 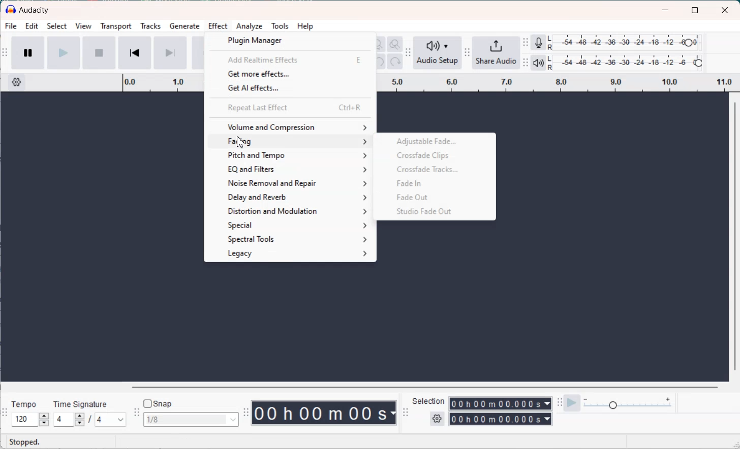 What do you see at coordinates (170, 53) in the screenshot?
I see `Skip to end` at bounding box center [170, 53].